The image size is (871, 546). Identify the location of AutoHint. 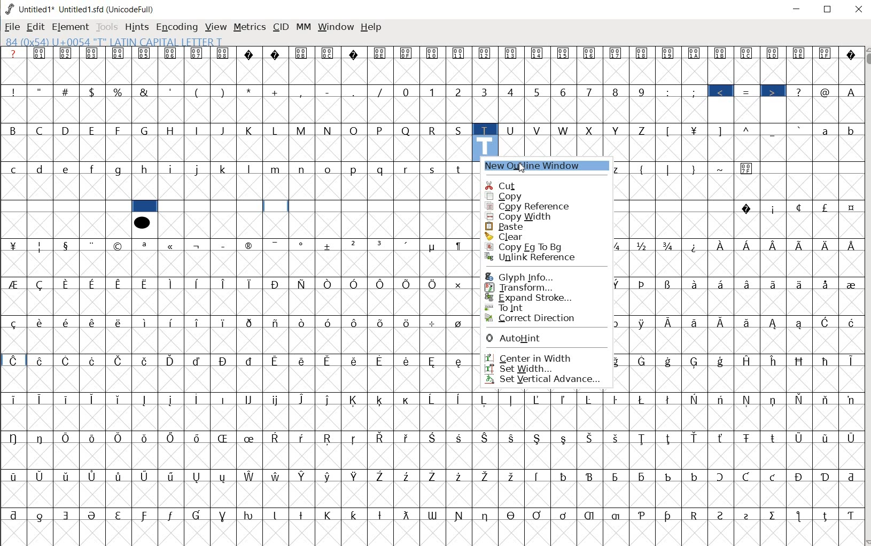
(520, 339).